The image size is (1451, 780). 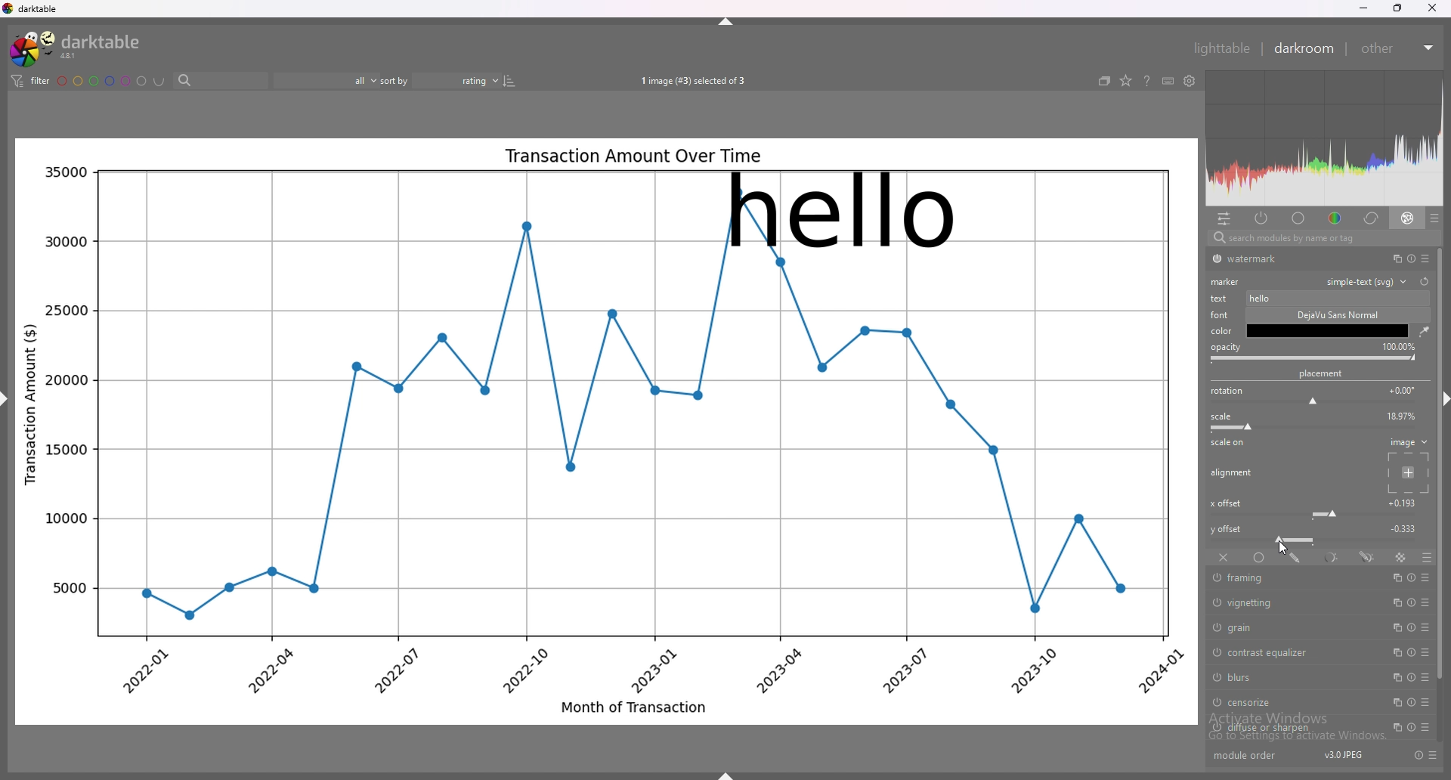 I want to click on graph, so click(x=1076, y=195).